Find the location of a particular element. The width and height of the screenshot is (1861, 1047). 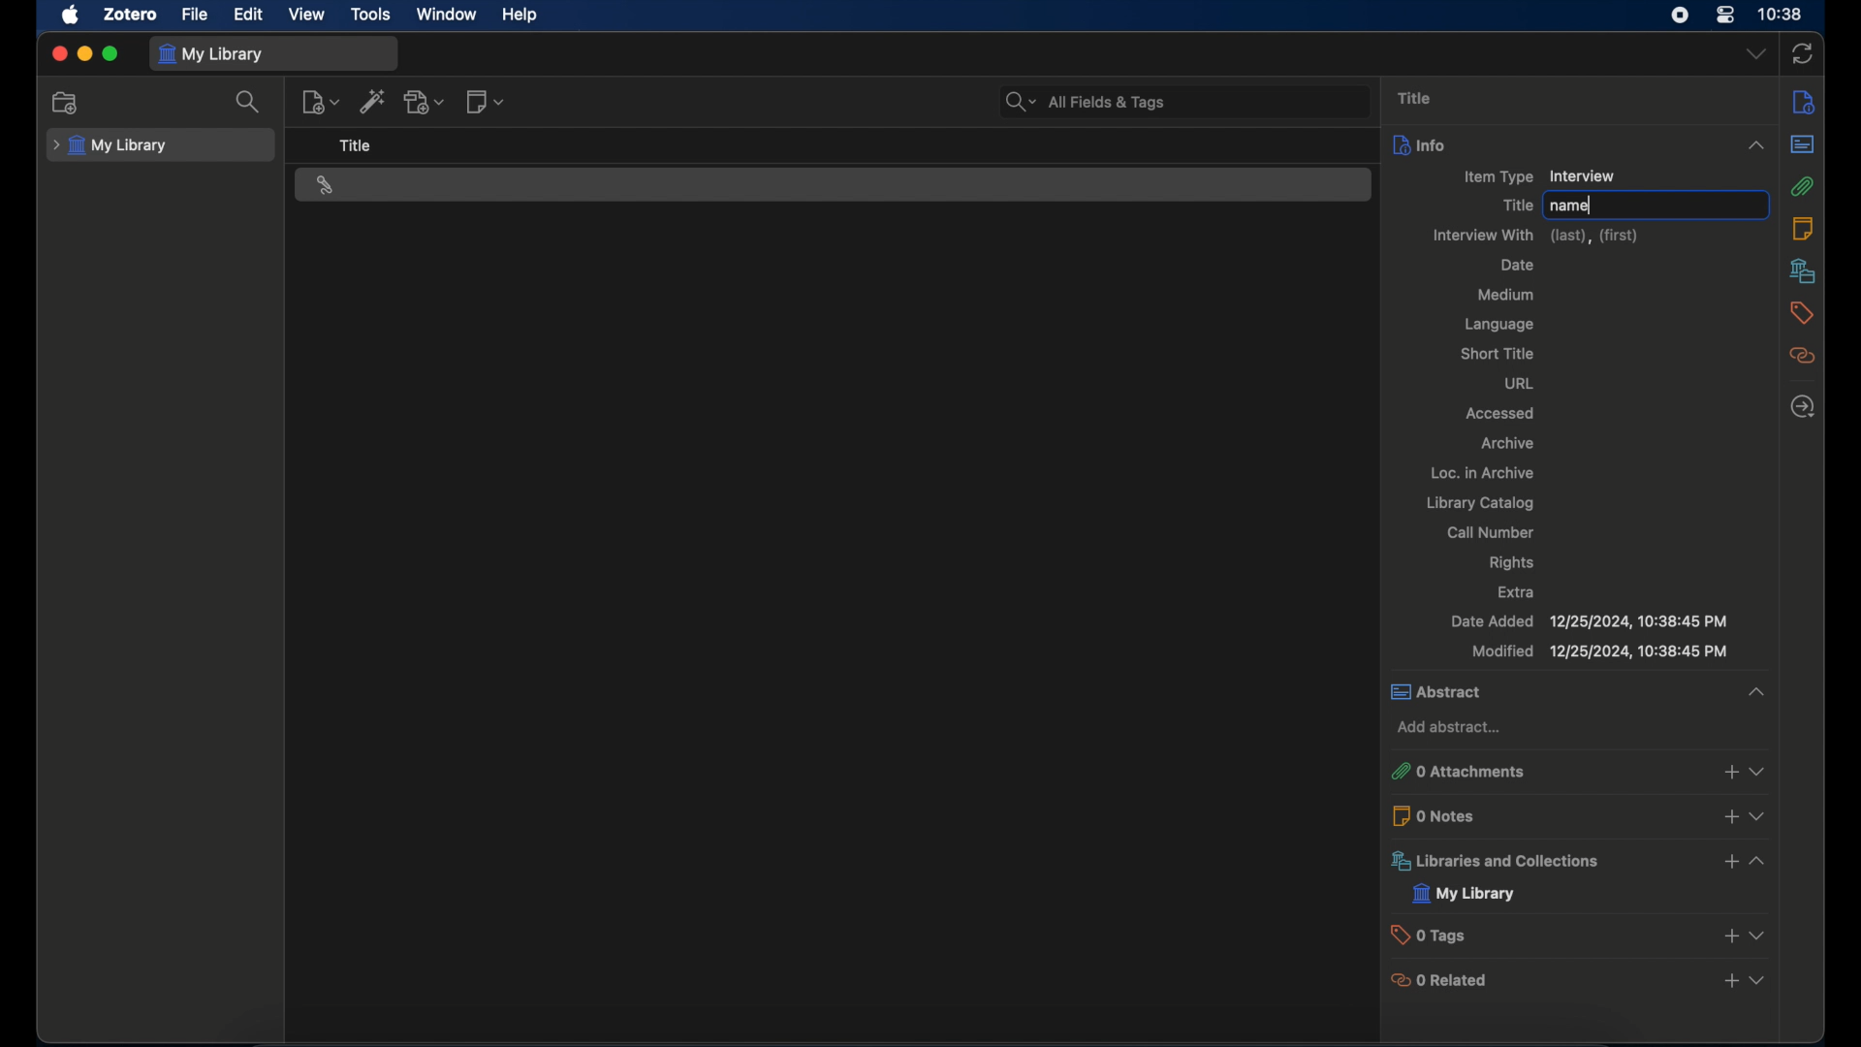

add is located at coordinates (1728, 772).